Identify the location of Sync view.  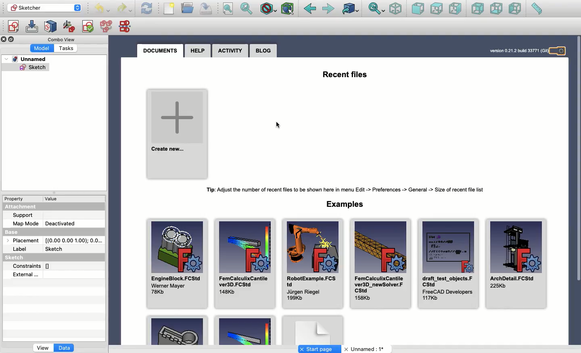
(376, 9).